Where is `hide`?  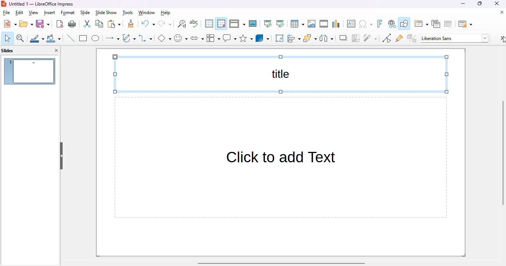
hide is located at coordinates (61, 156).